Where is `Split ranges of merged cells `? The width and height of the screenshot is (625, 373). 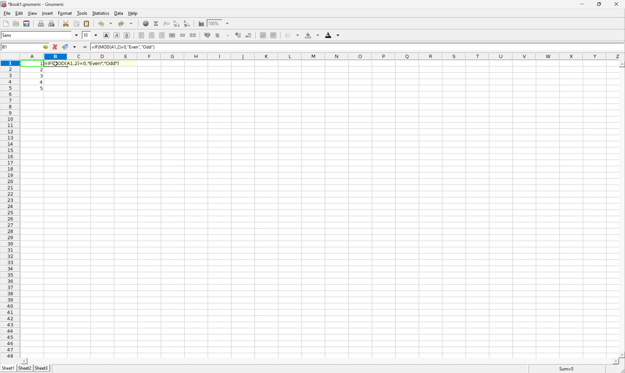
Split ranges of merged cells  is located at coordinates (193, 35).